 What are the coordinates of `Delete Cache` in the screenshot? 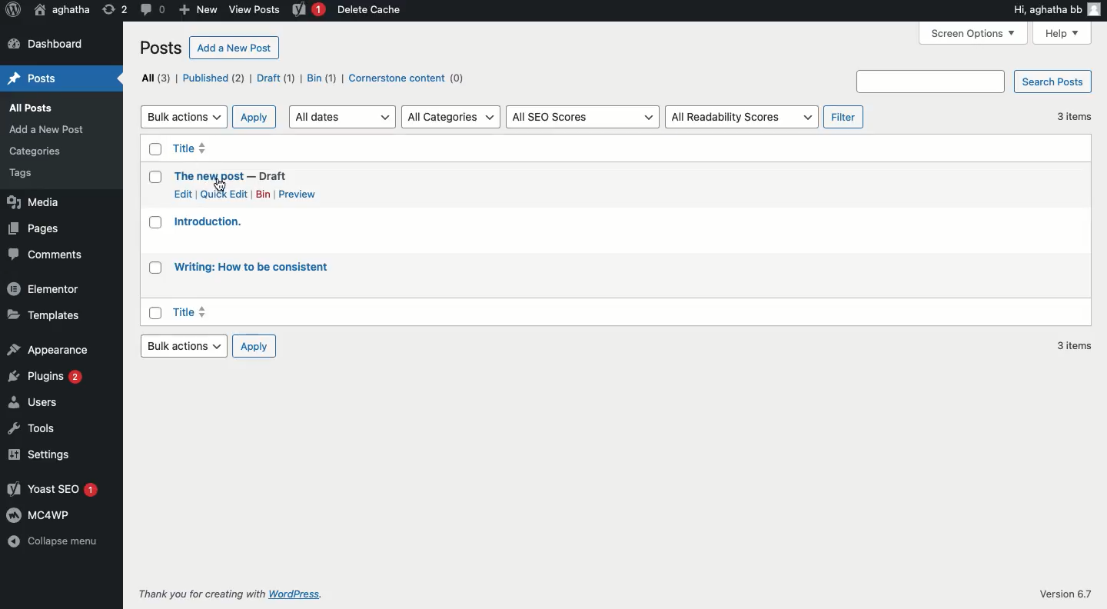 It's located at (375, 9).